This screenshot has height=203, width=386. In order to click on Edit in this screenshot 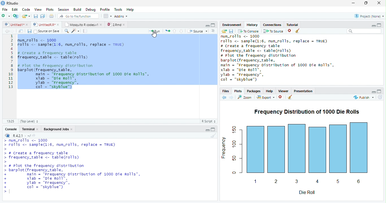, I will do `click(15, 9)`.